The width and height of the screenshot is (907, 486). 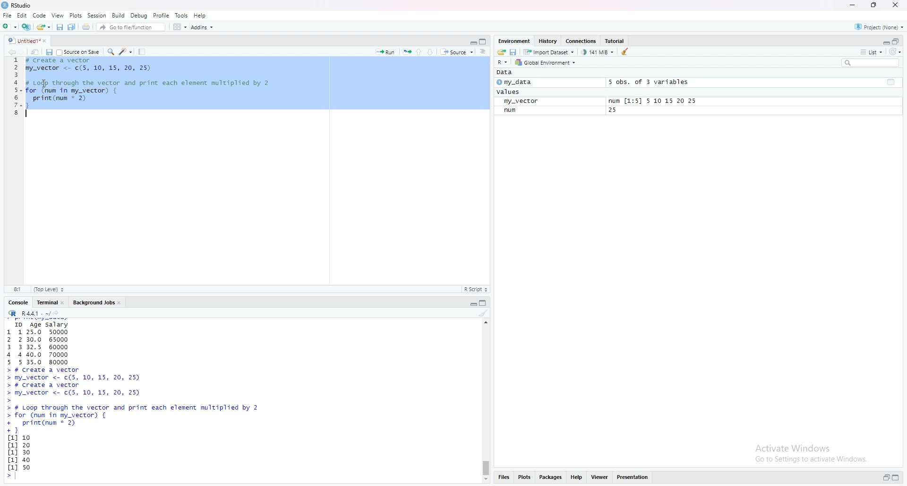 I want to click on tools, so click(x=182, y=15).